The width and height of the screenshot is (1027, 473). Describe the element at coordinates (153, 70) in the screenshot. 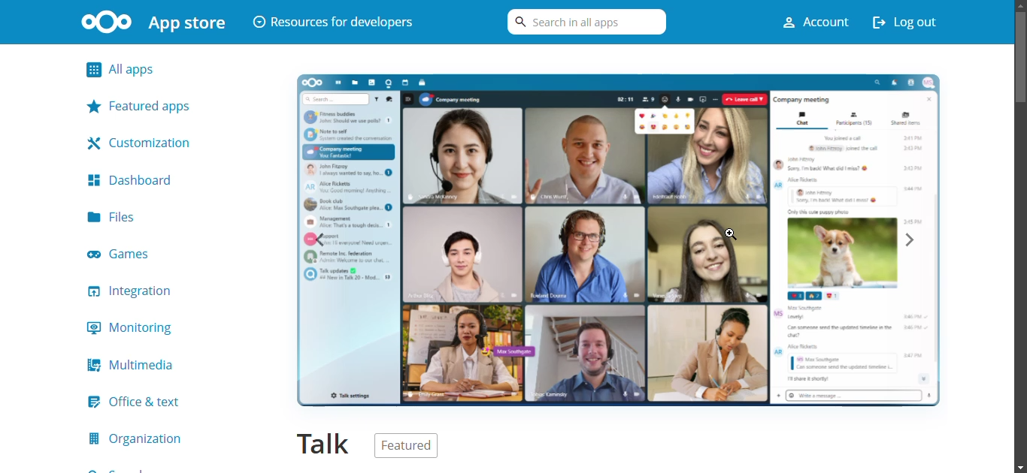

I see `all apps` at that location.